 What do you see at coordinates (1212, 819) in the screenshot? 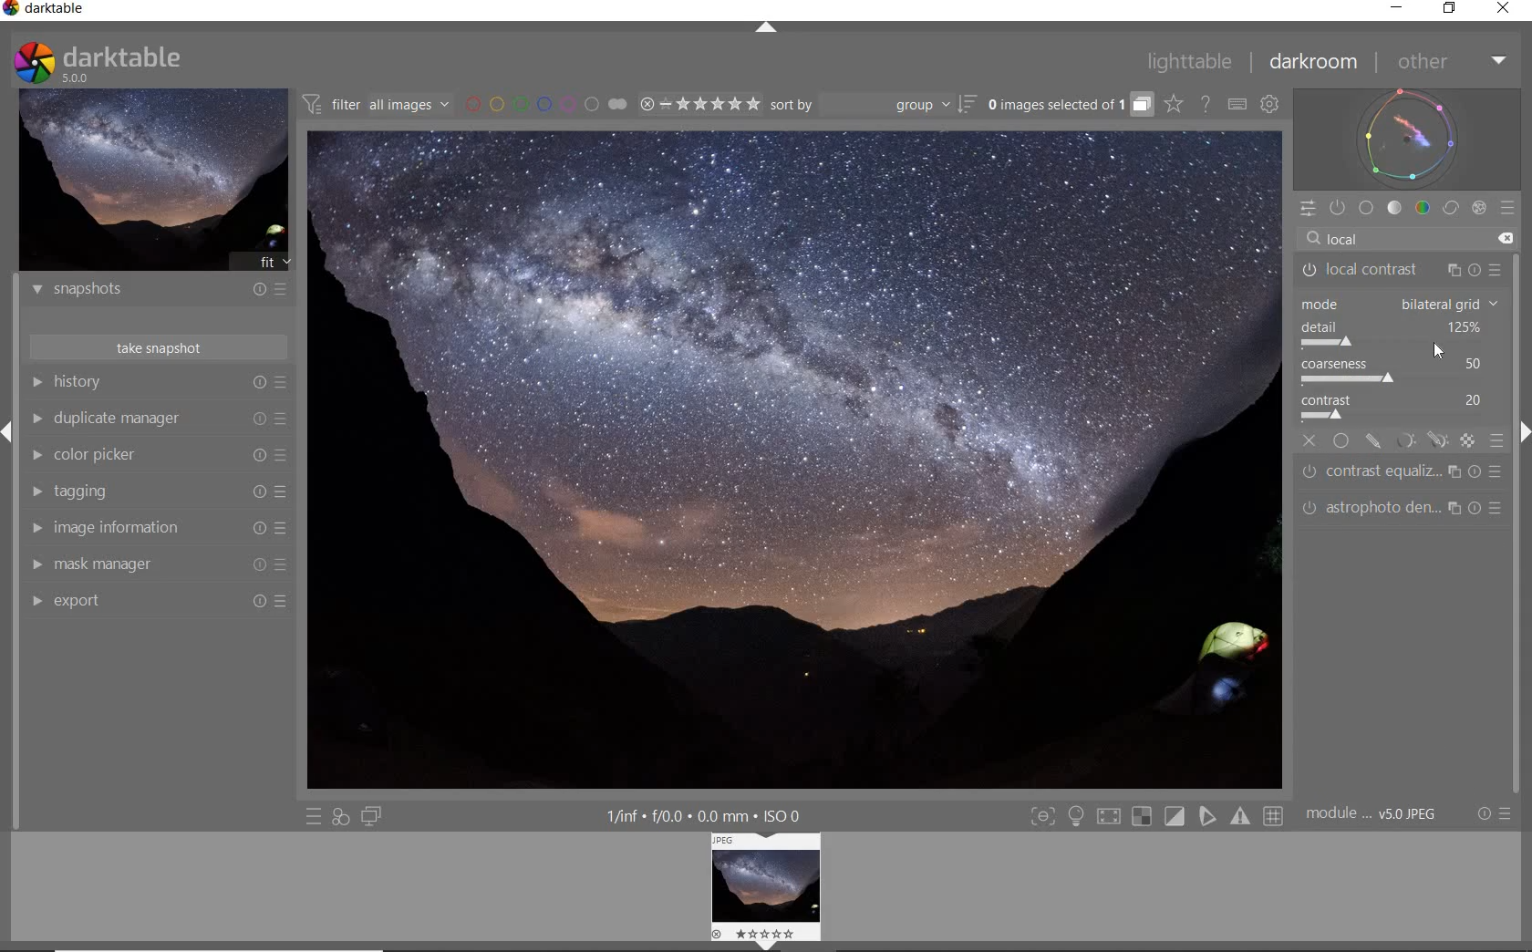
I see `toggle softproofing` at bounding box center [1212, 819].